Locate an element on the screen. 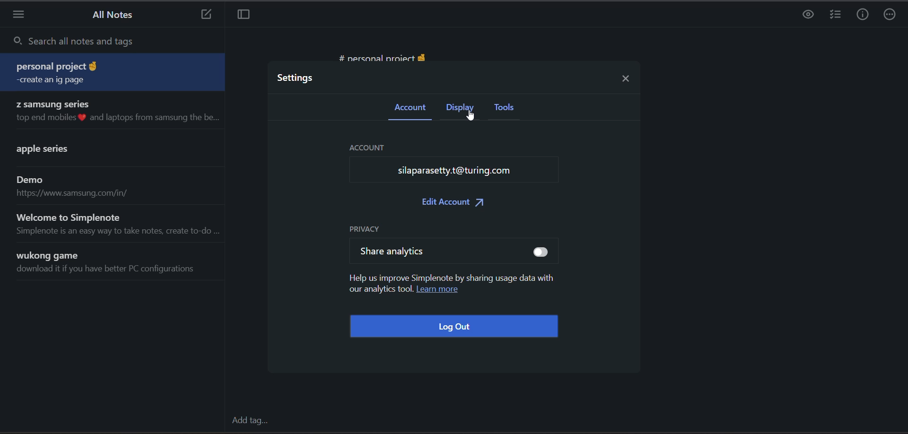 The image size is (908, 434). privacy metadata and learn more is located at coordinates (457, 286).